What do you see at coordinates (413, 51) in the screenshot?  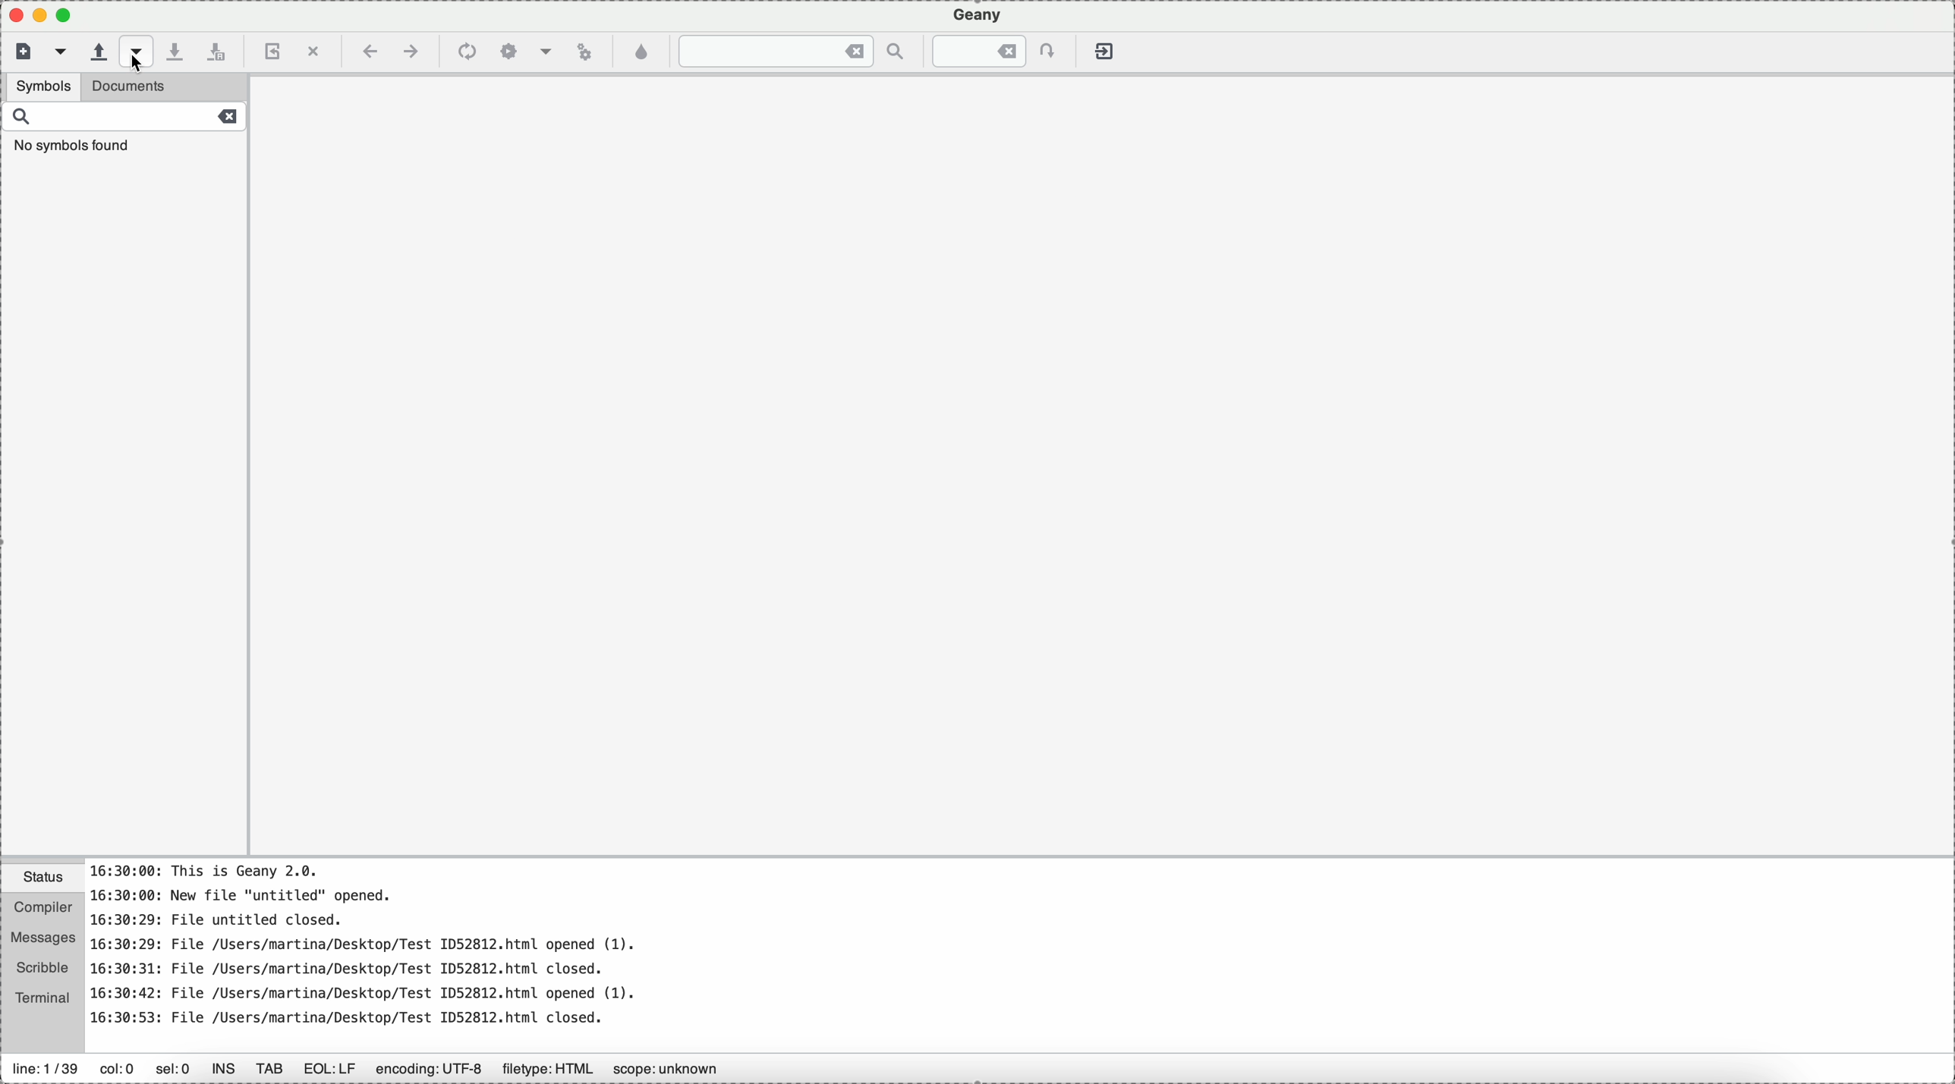 I see `navigate foward` at bounding box center [413, 51].